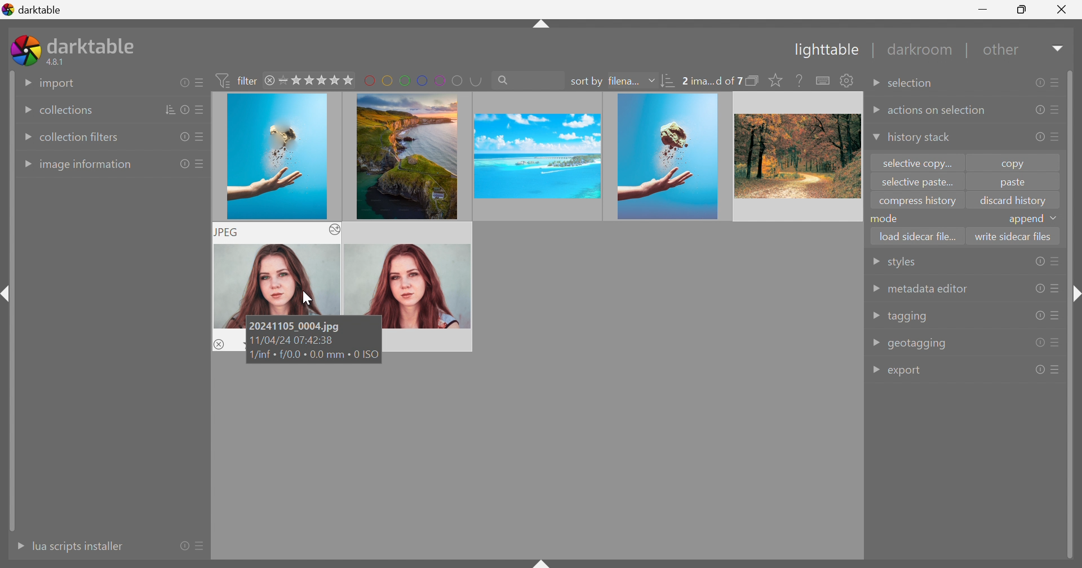 This screenshot has height=568, width=1082. I want to click on reset, so click(184, 165).